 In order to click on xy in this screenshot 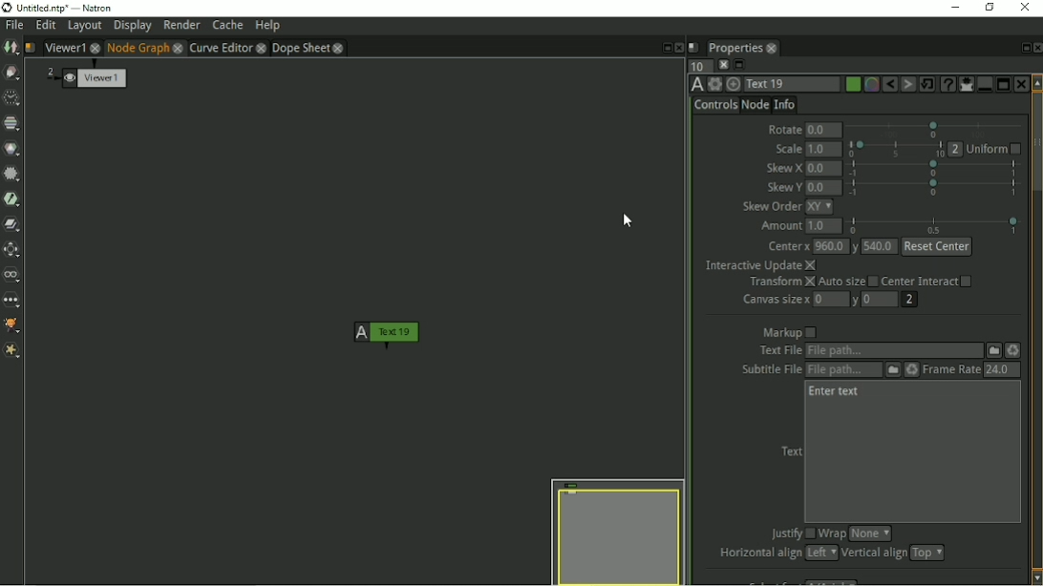, I will do `click(819, 206)`.